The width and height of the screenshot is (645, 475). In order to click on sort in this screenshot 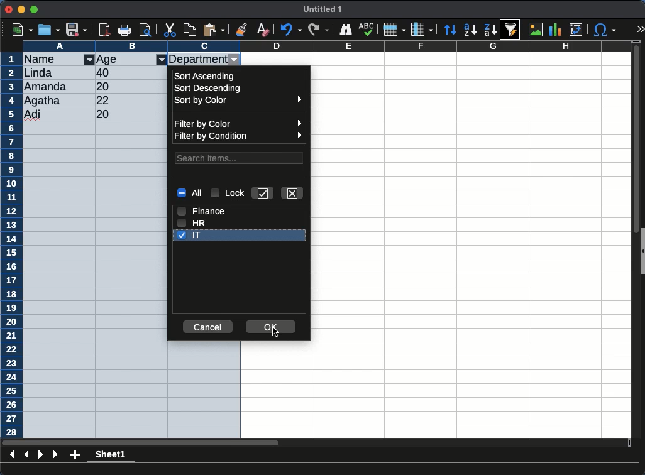, I will do `click(513, 30)`.